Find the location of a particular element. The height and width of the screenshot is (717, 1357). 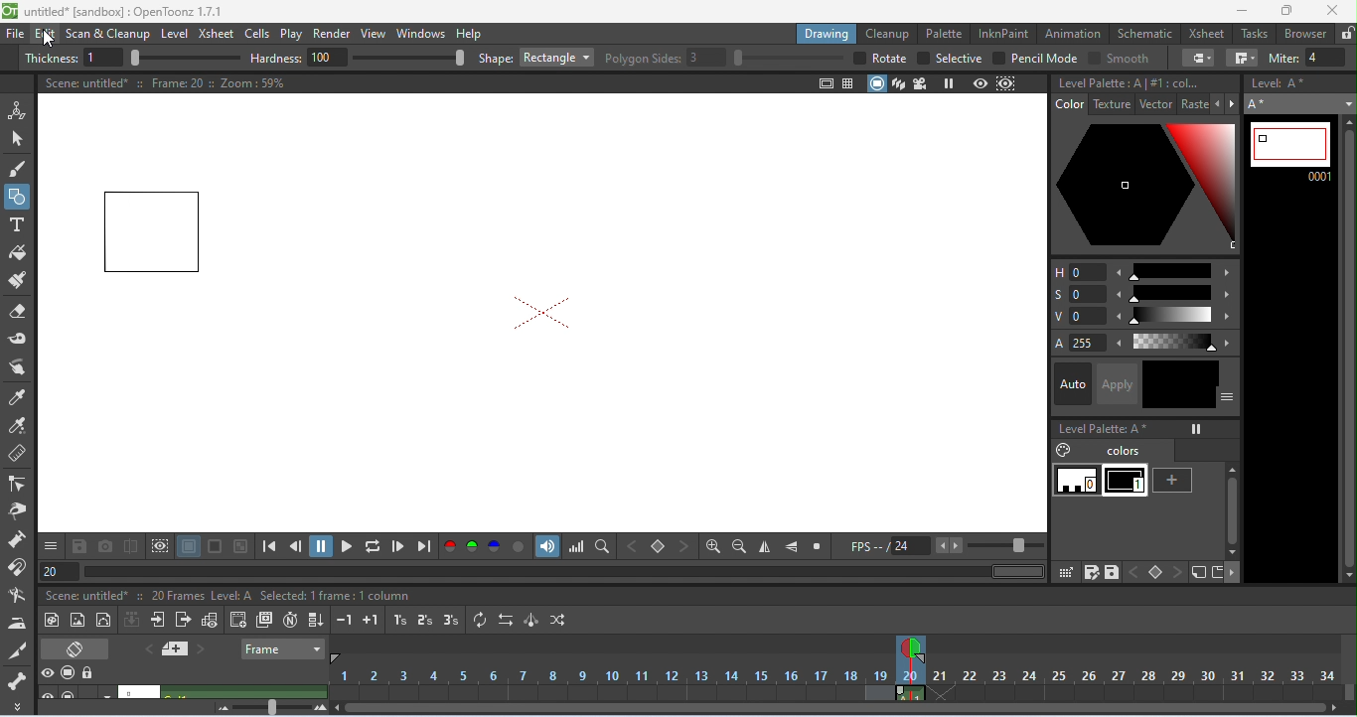

sub camera preview is located at coordinates (1005, 83).